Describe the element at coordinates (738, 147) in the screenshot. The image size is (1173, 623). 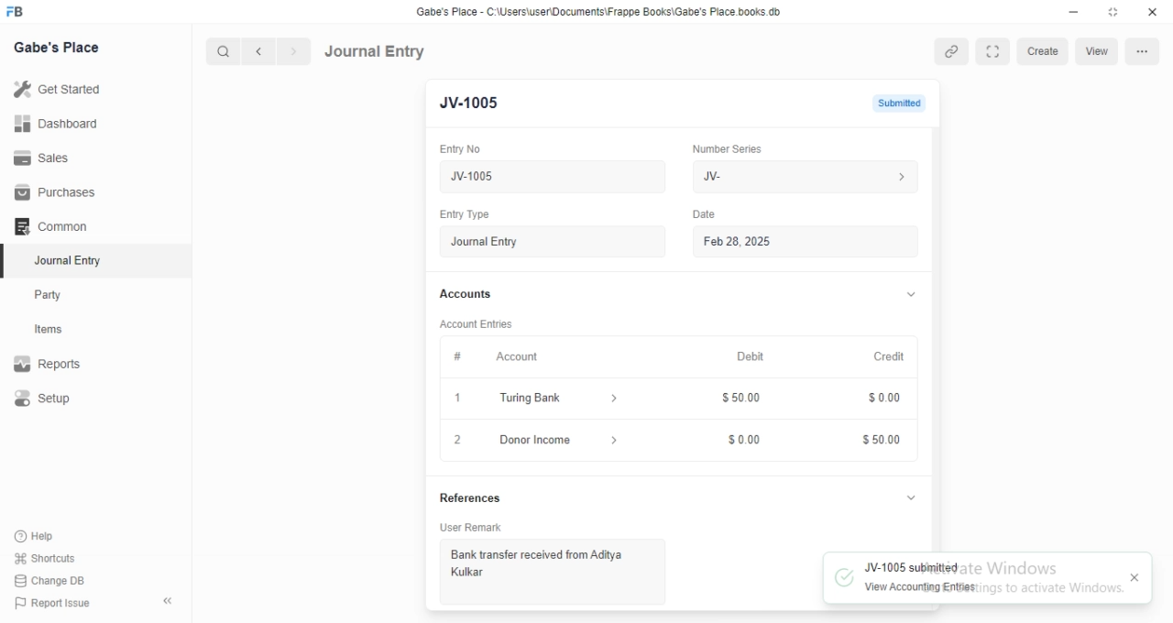
I see `‘Number Series` at that location.